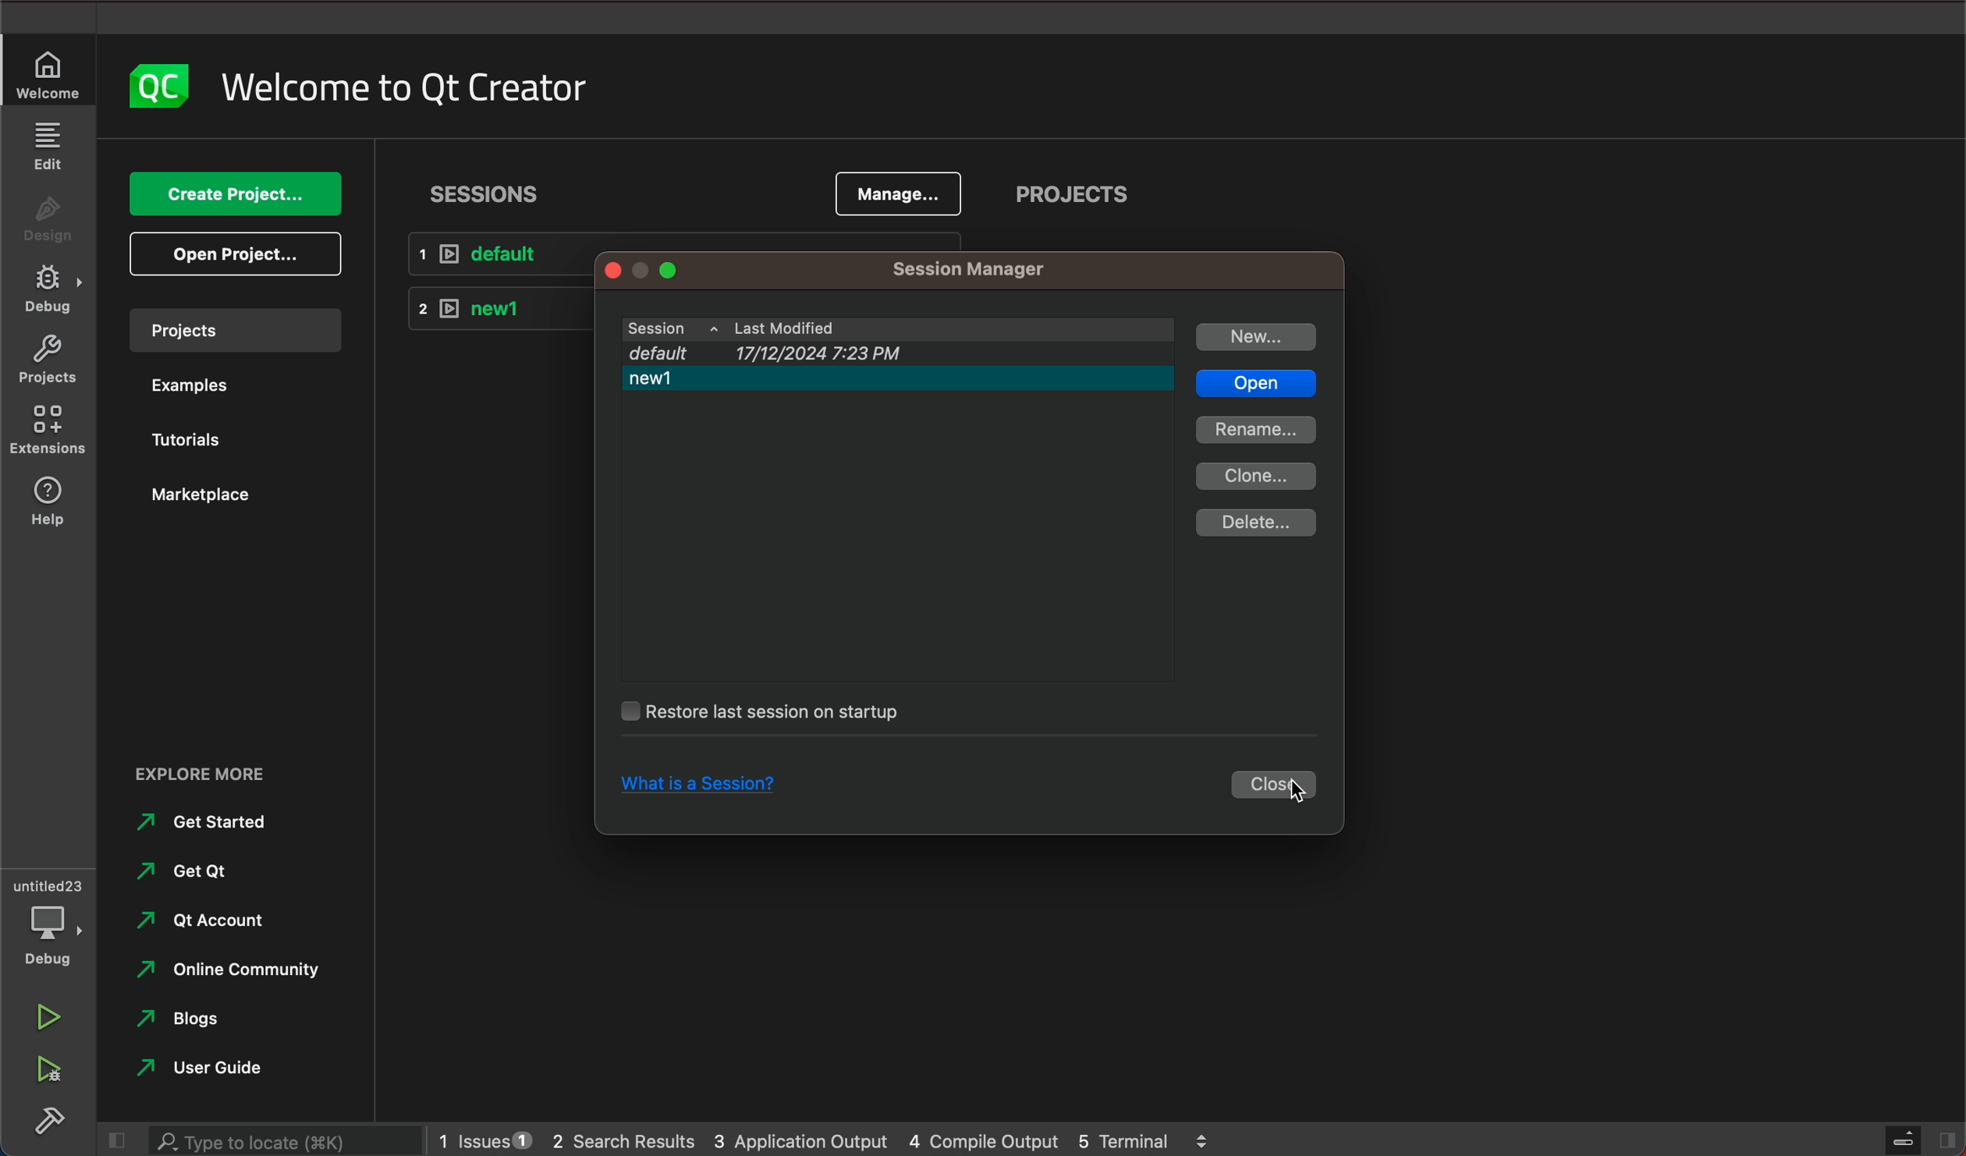 This screenshot has width=1966, height=1156. I want to click on run, so click(44, 1013).